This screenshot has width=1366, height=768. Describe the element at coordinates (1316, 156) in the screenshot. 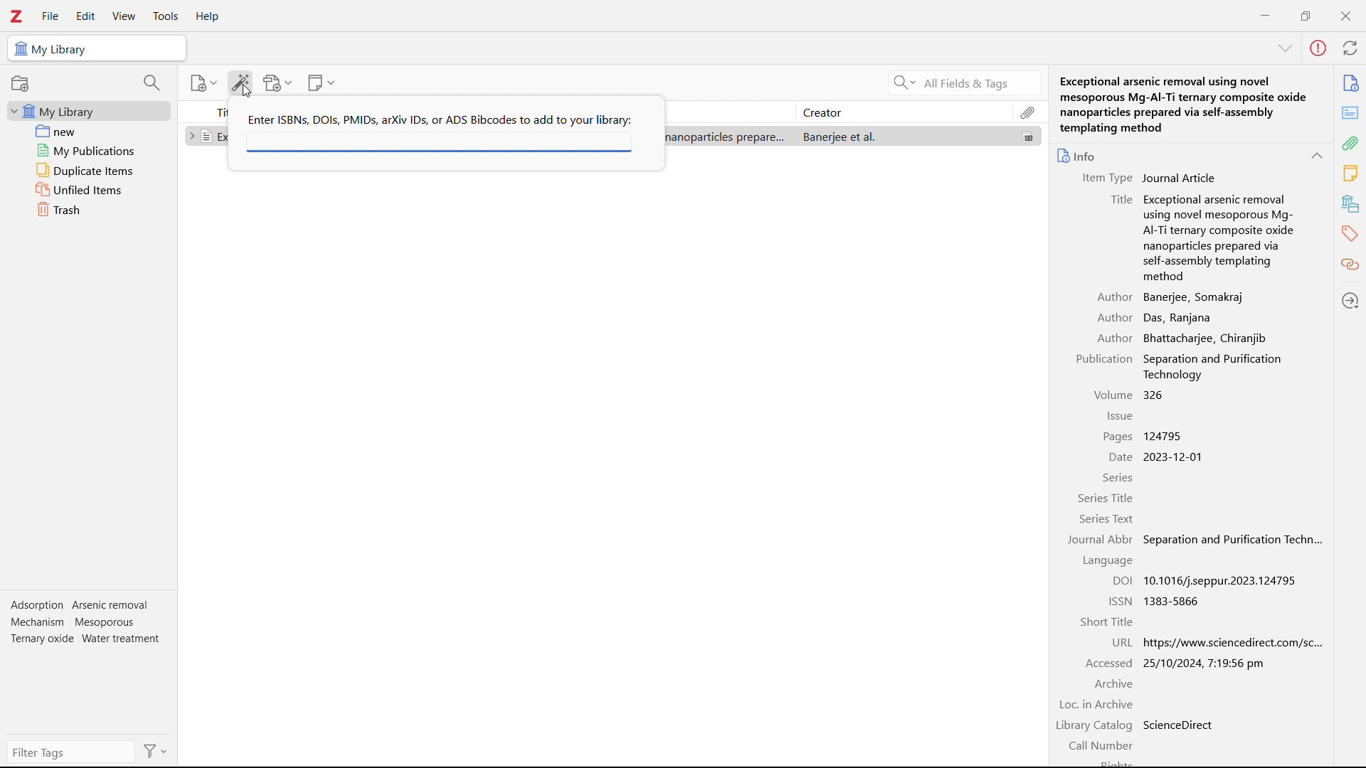

I see `collapse info` at that location.